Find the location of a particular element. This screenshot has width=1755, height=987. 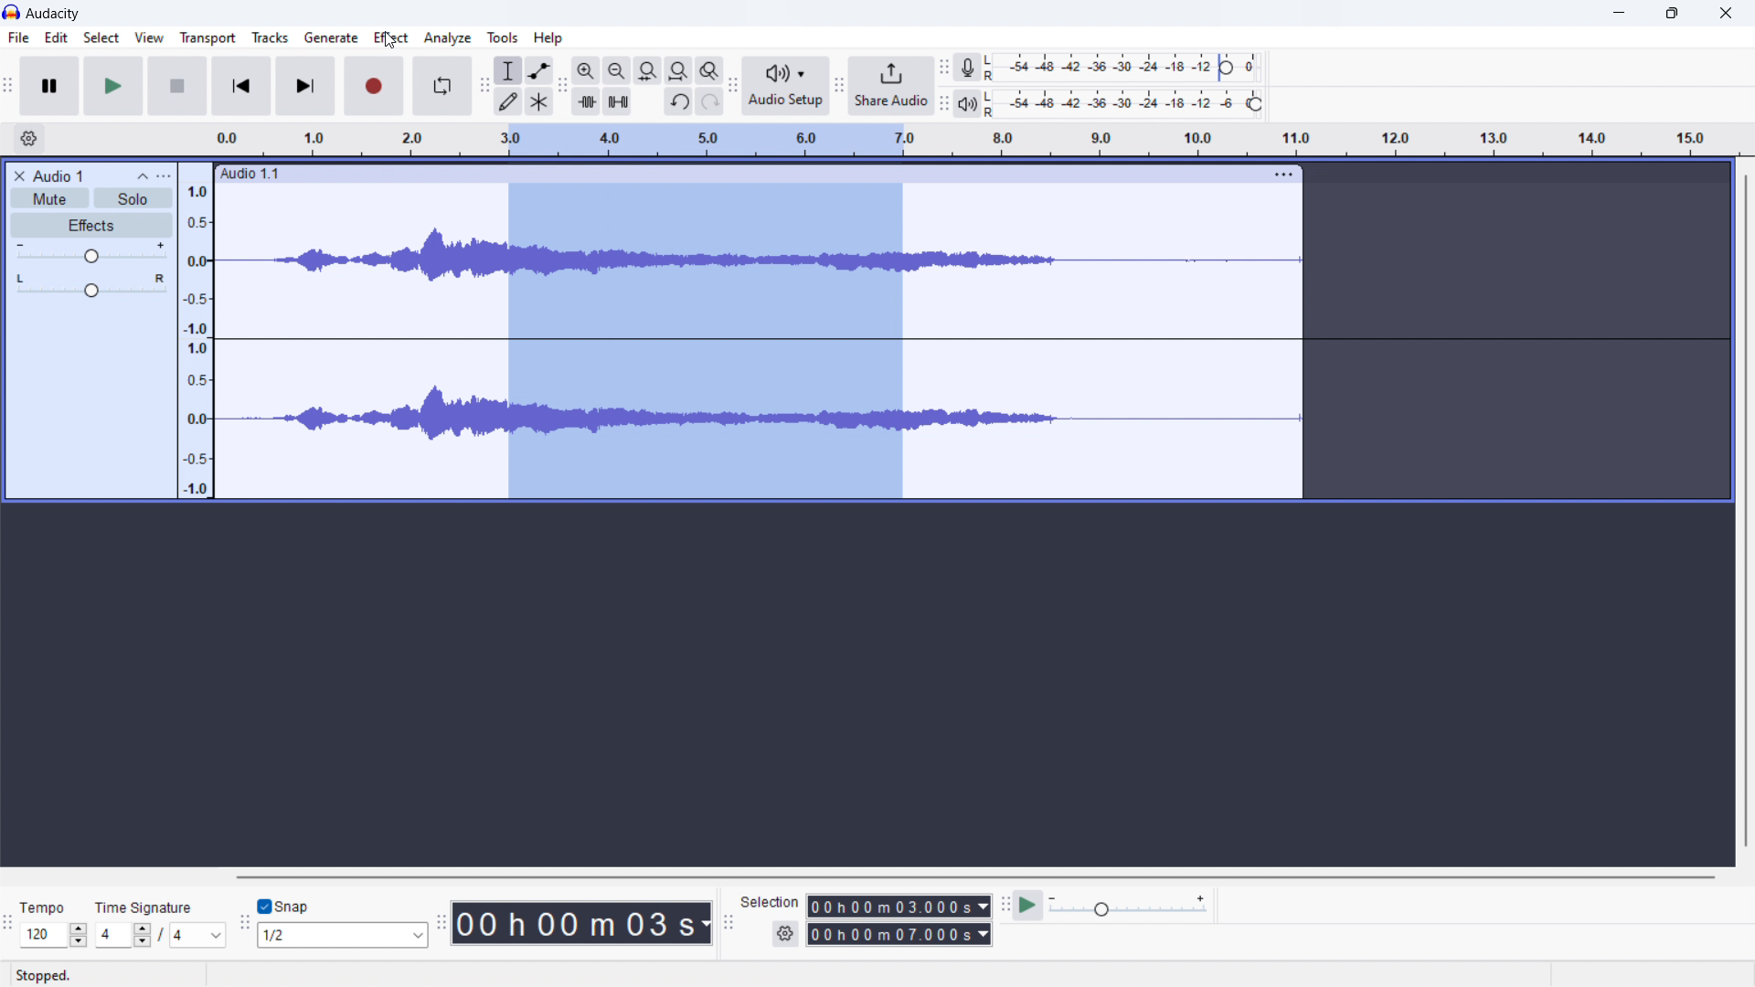

4 is located at coordinates (121, 936).